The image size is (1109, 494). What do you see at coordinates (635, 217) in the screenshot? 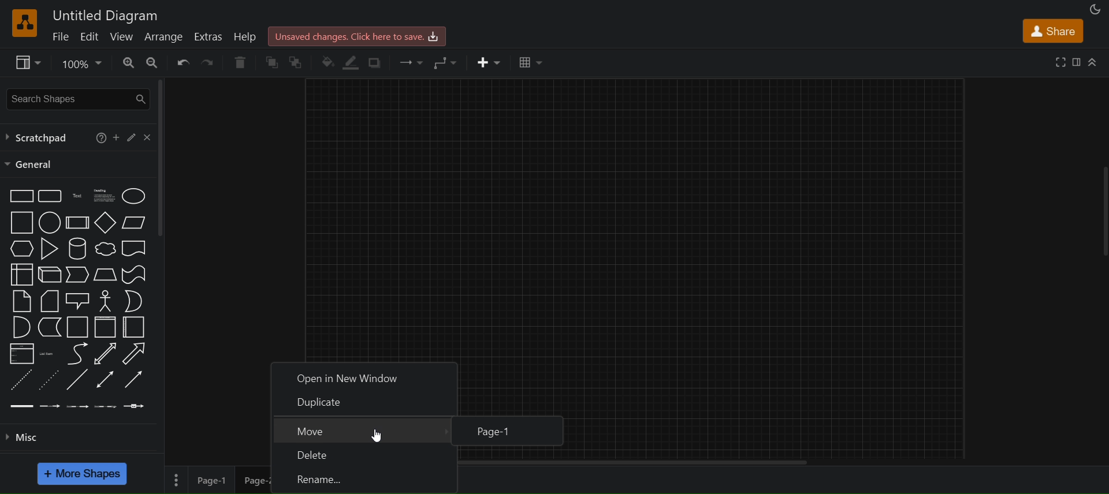
I see `canvas` at bounding box center [635, 217].